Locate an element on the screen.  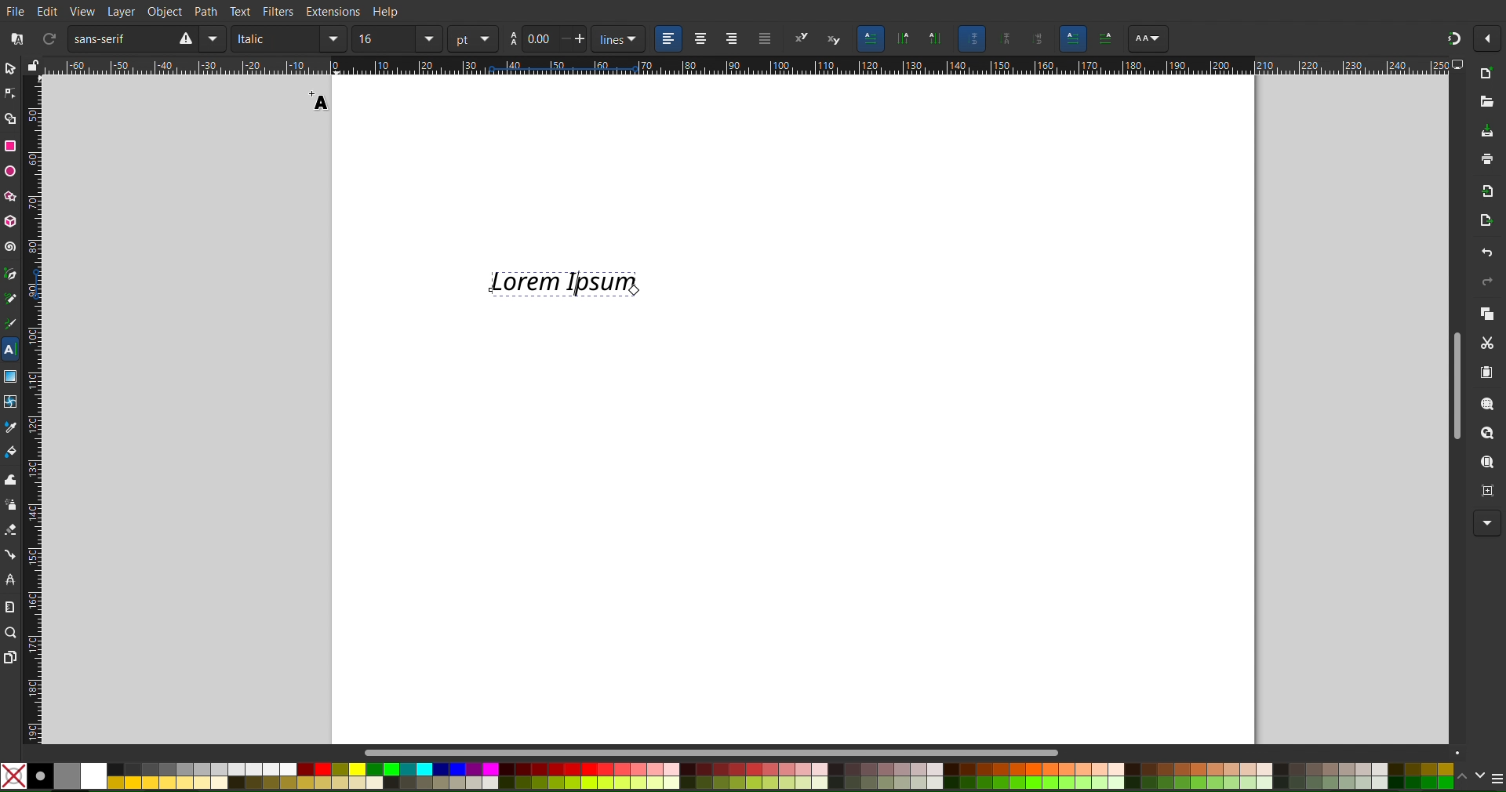
Open is located at coordinates (1486, 101).